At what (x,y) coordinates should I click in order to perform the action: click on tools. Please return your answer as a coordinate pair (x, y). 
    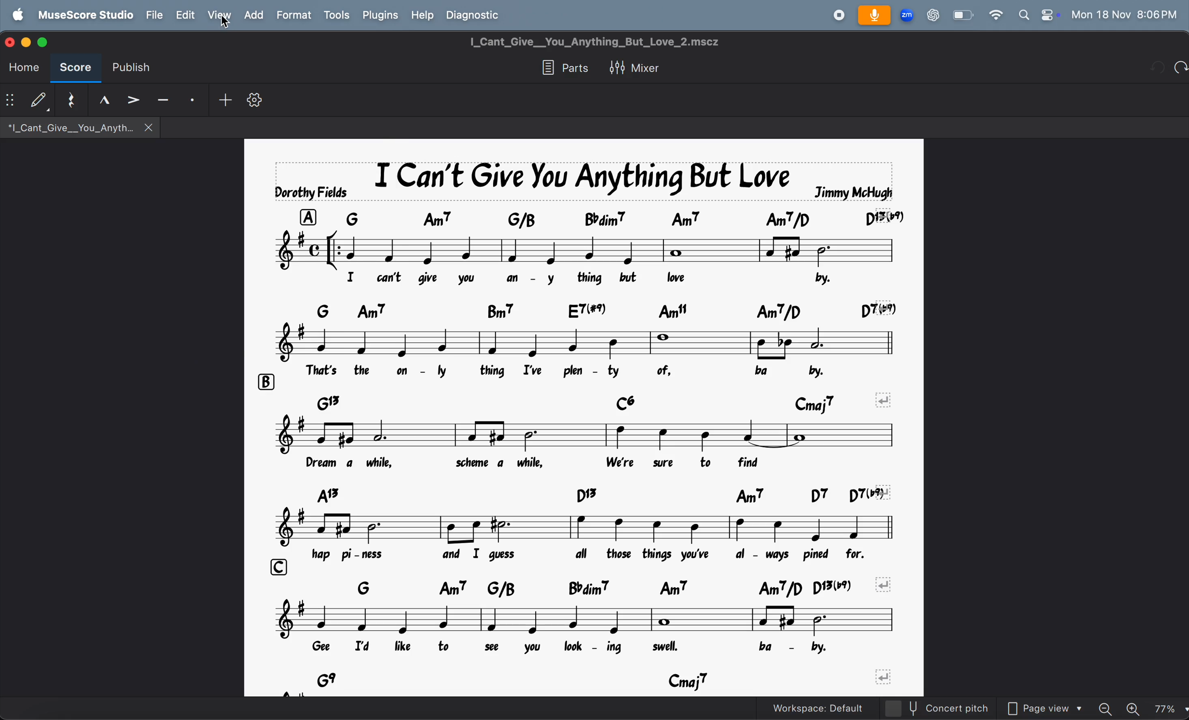
    Looking at the image, I should click on (337, 15).